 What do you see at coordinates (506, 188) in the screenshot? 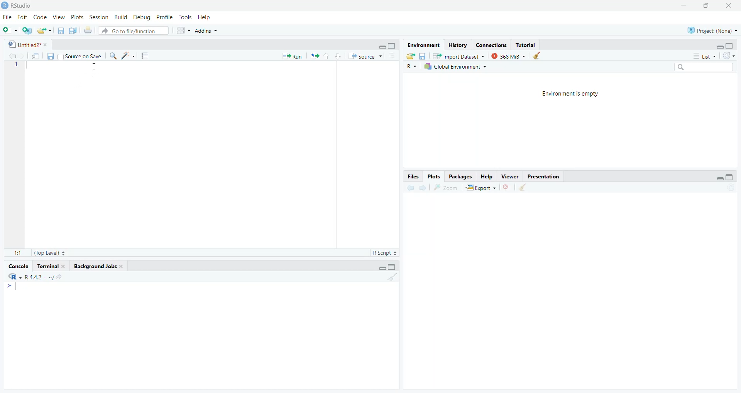
I see `close` at bounding box center [506, 188].